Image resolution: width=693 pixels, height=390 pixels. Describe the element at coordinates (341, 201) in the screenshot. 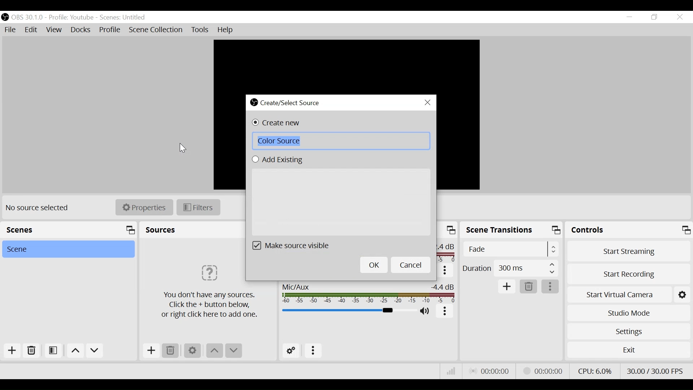

I see `Add Existing Field` at that location.